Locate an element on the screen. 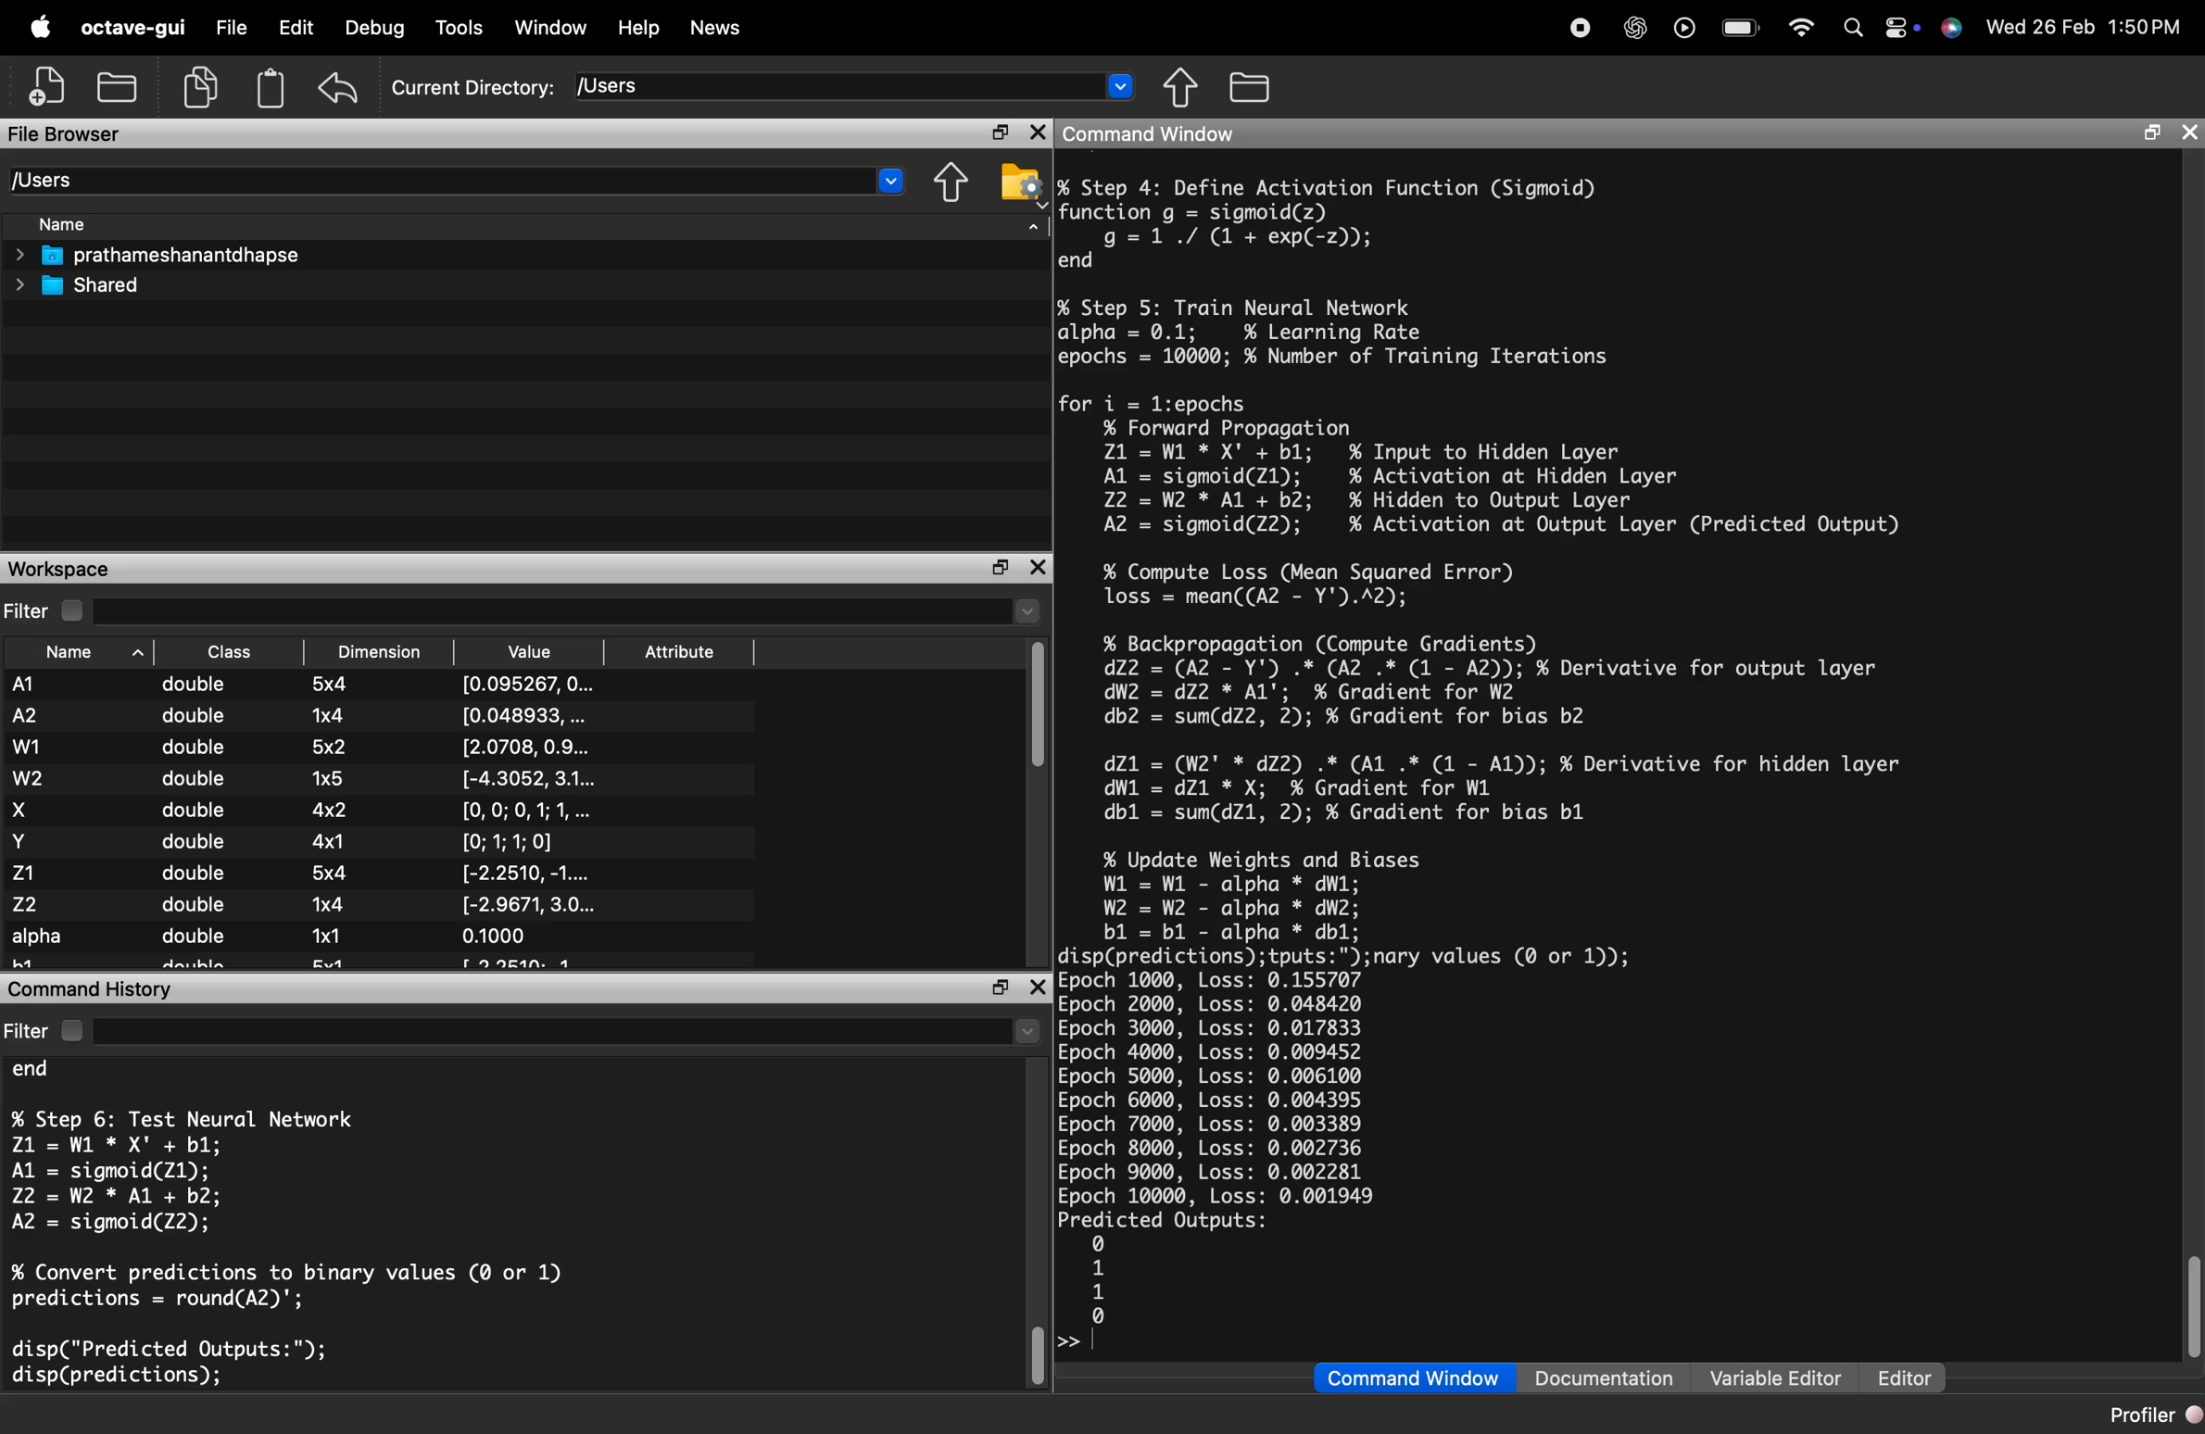  % Step 4: Define Activation Function (Sigmoid)function g = sigmoid(z)g=1./ QA + exp(-2));end% Step 5: Train Neural Networkalpha = 0.1; % Learning Rateepochs = 10000; % Number of Training Iterationsfor i = l:epochs% Forward PropagationZ1 =W1 * X'" + bl; % Input to Hidden LayerAl = sigmoid(Z1); % Activation at Hidden LayerZ2 = W2 * Al + b2; % Hidden to Output LayerA2 = sigmoid(Z2); % Activation at Output Layer (Predicted Output)% Compute Loss (Mean Squared Error)loss = mean((A2 - Y').A2);% Backpropagation (Compute Gradients)dz2 = (A2 - Y') .* (A2 .* (1 - A2)); % Derivative for output layerdW2 = dZ2 * A1'; % Gradient for W2db2 = sum(dZ2, 2); % Gradient for bias b2dZ1 = (W2'" * dz2) .* (Al .* (1 - A1l)); % Derivative for hidden layerdWl = dZ1 * X; % Gradient for W1dbl = sum(dZ1l, 2); % Gradient for bias bl% Update Weights and BiasesWl = W1 - alpha * dWi;W2 = W2 - alpha * dW2;bl = bl - alpha * dbl;disp(predictions);tputs:");nary values (@ or 1));Epoch 1000, Loss: 0.155707Epoch 2000, Loss: 0.048420Epoch 3000, Loss: 0.017833Epoch 4000, Loss: 0.009452Epoch 5000, Loss: 0.006100Epoch 6000, Loss: 0.004395Epoch 7000, Loss: 0.003389Epoch 8000, Loss: 0.002736Epoch 9000, Loss: 0.002281Epoch 10000, Loss: 0.001949Predicted Outputs:0 1 1 0 is located at coordinates (1494, 745).